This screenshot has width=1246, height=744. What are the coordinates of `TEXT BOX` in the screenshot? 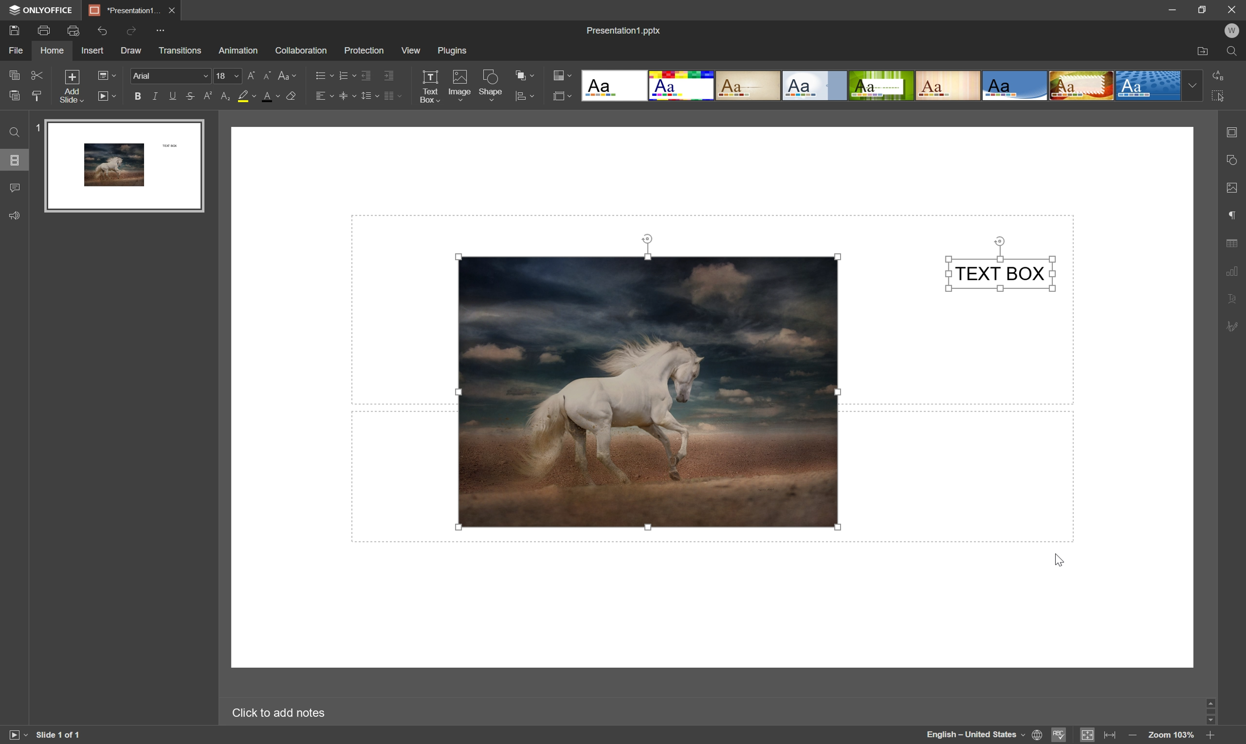 It's located at (1002, 274).